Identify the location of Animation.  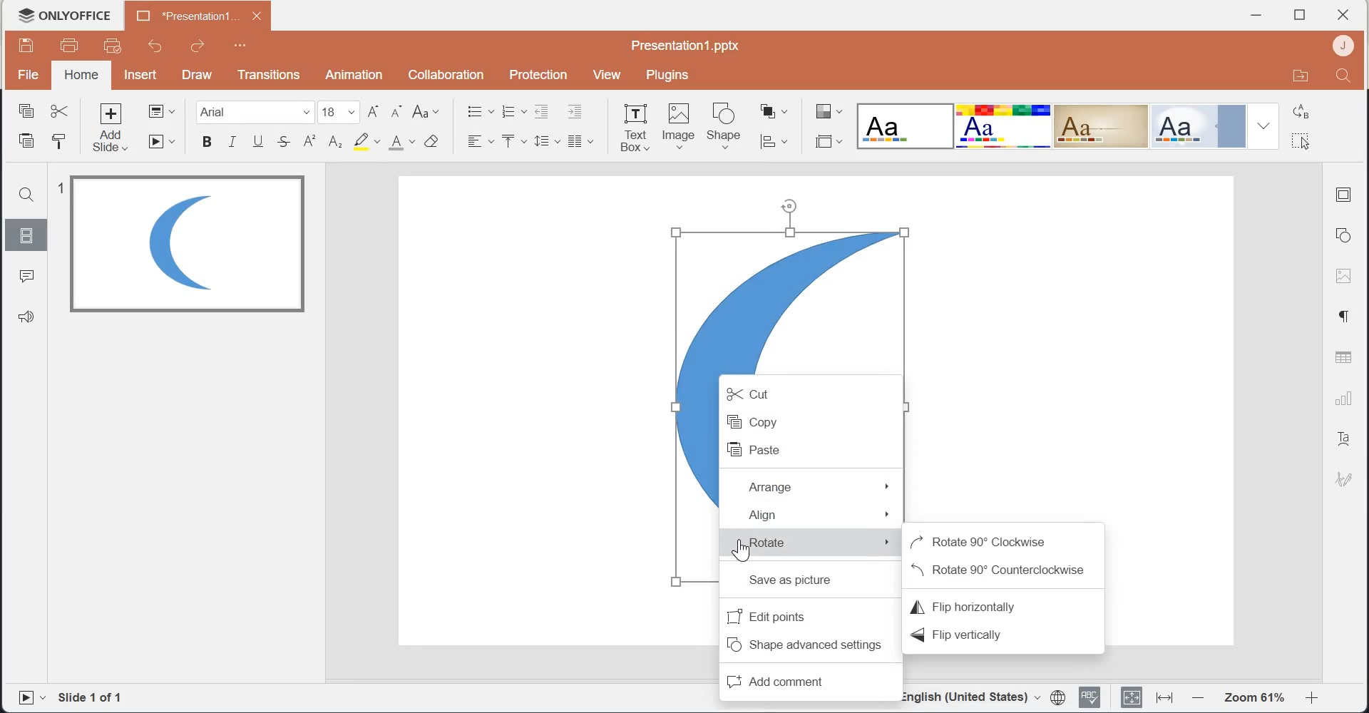
(354, 75).